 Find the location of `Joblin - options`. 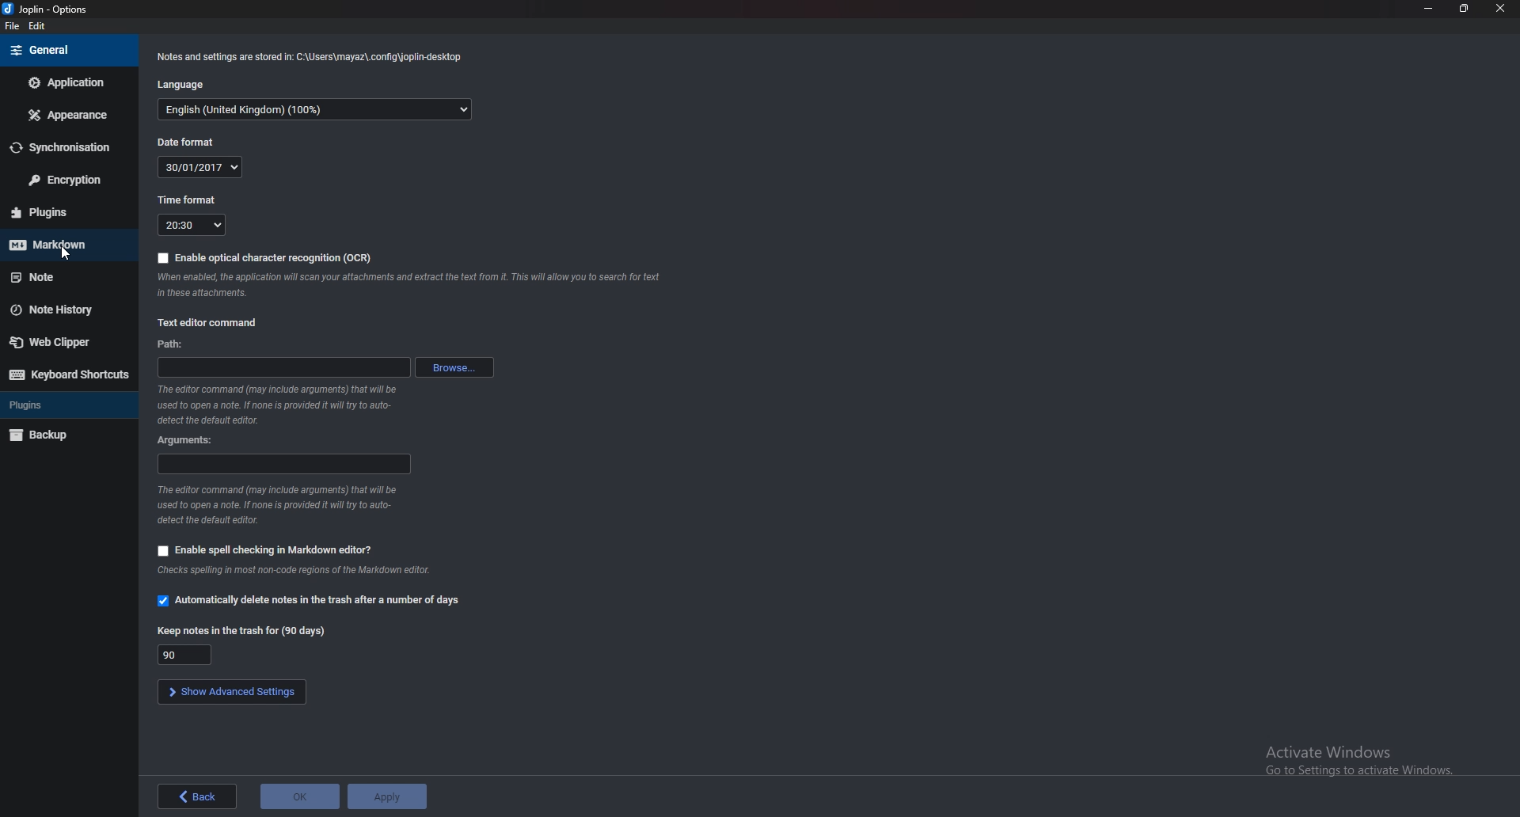

Joblin - options is located at coordinates (54, 9).